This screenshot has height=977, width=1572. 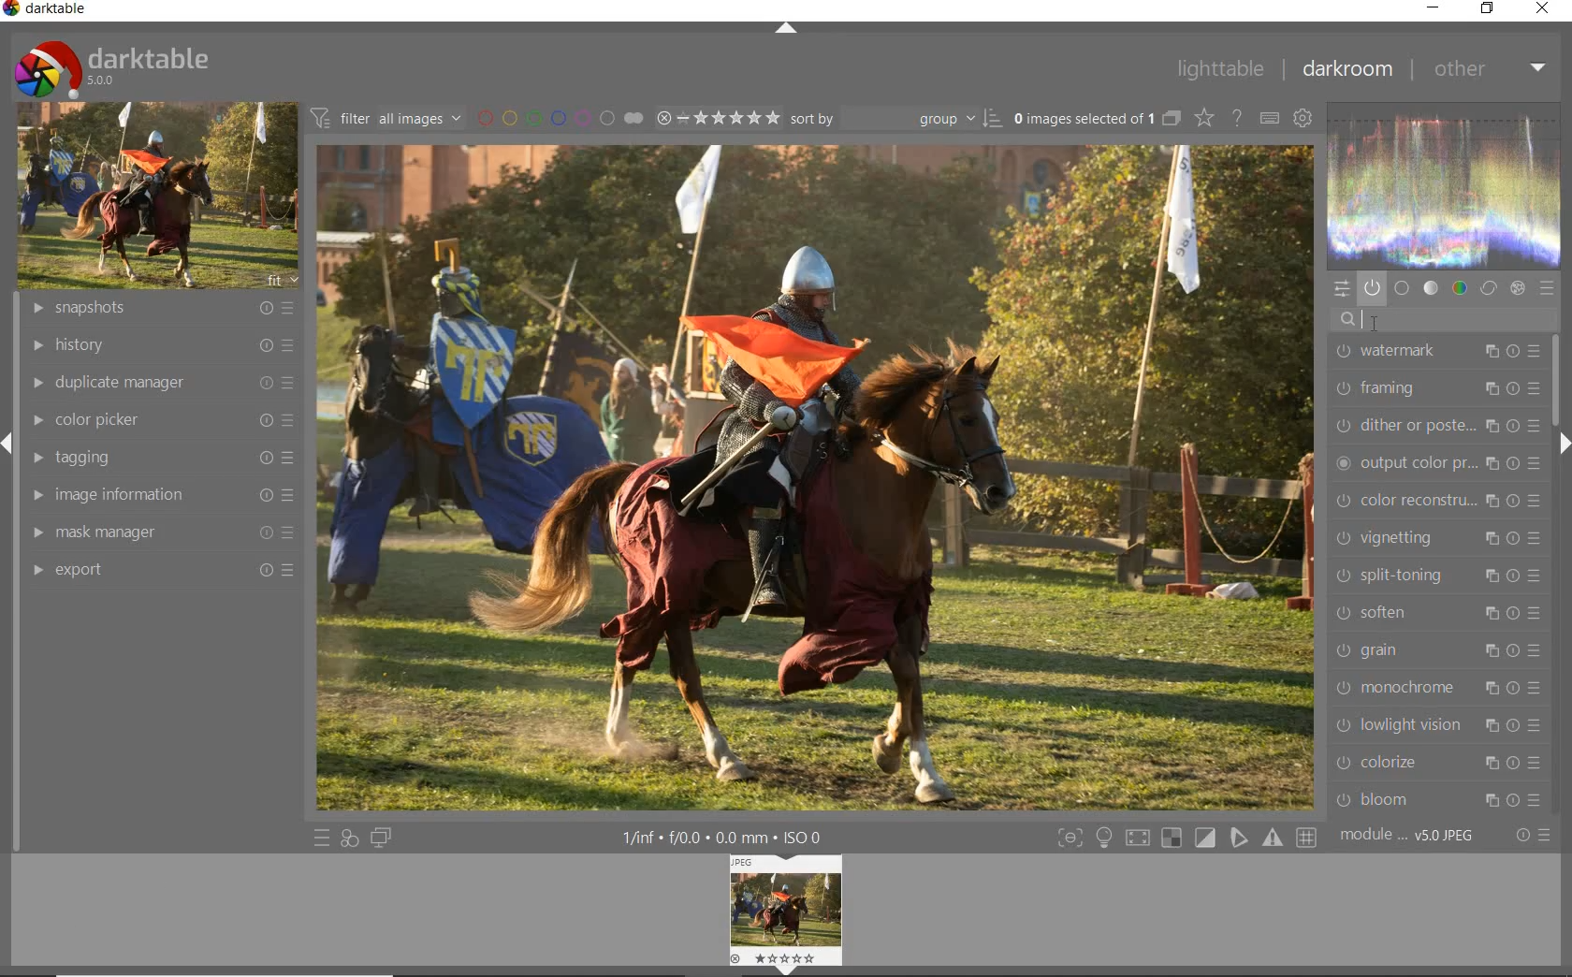 What do you see at coordinates (1516, 288) in the screenshot?
I see `effect` at bounding box center [1516, 288].